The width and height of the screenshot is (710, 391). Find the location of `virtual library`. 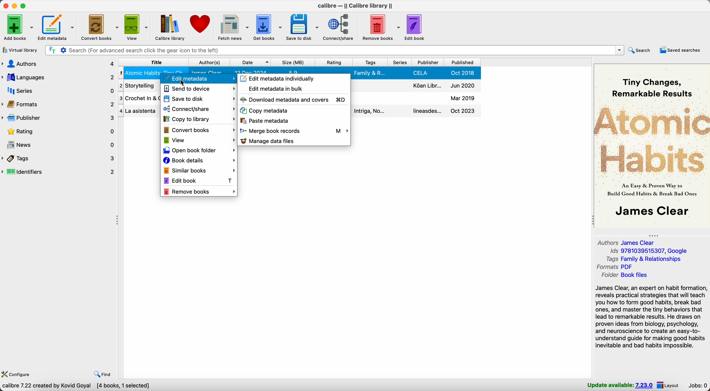

virtual library is located at coordinates (20, 50).